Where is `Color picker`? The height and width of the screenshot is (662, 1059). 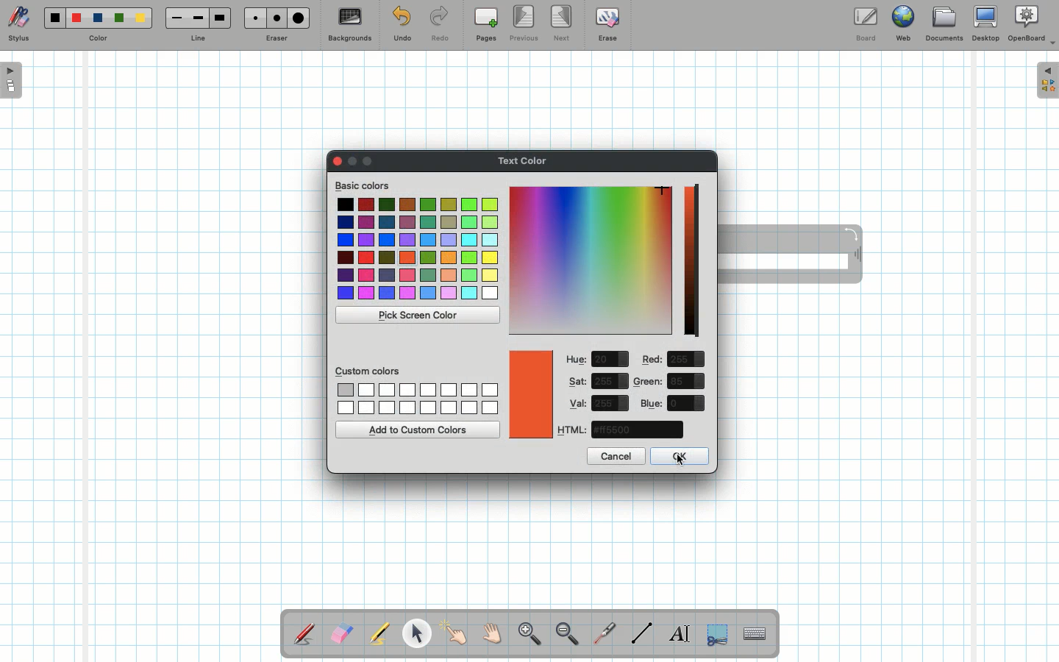
Color picker is located at coordinates (591, 260).